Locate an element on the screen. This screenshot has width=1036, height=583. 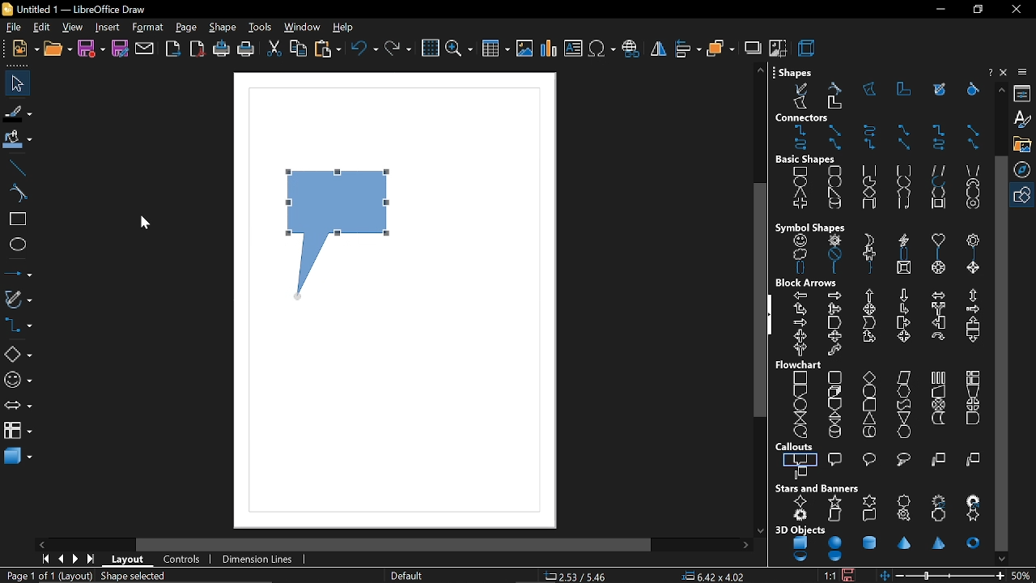
previous page is located at coordinates (58, 560).